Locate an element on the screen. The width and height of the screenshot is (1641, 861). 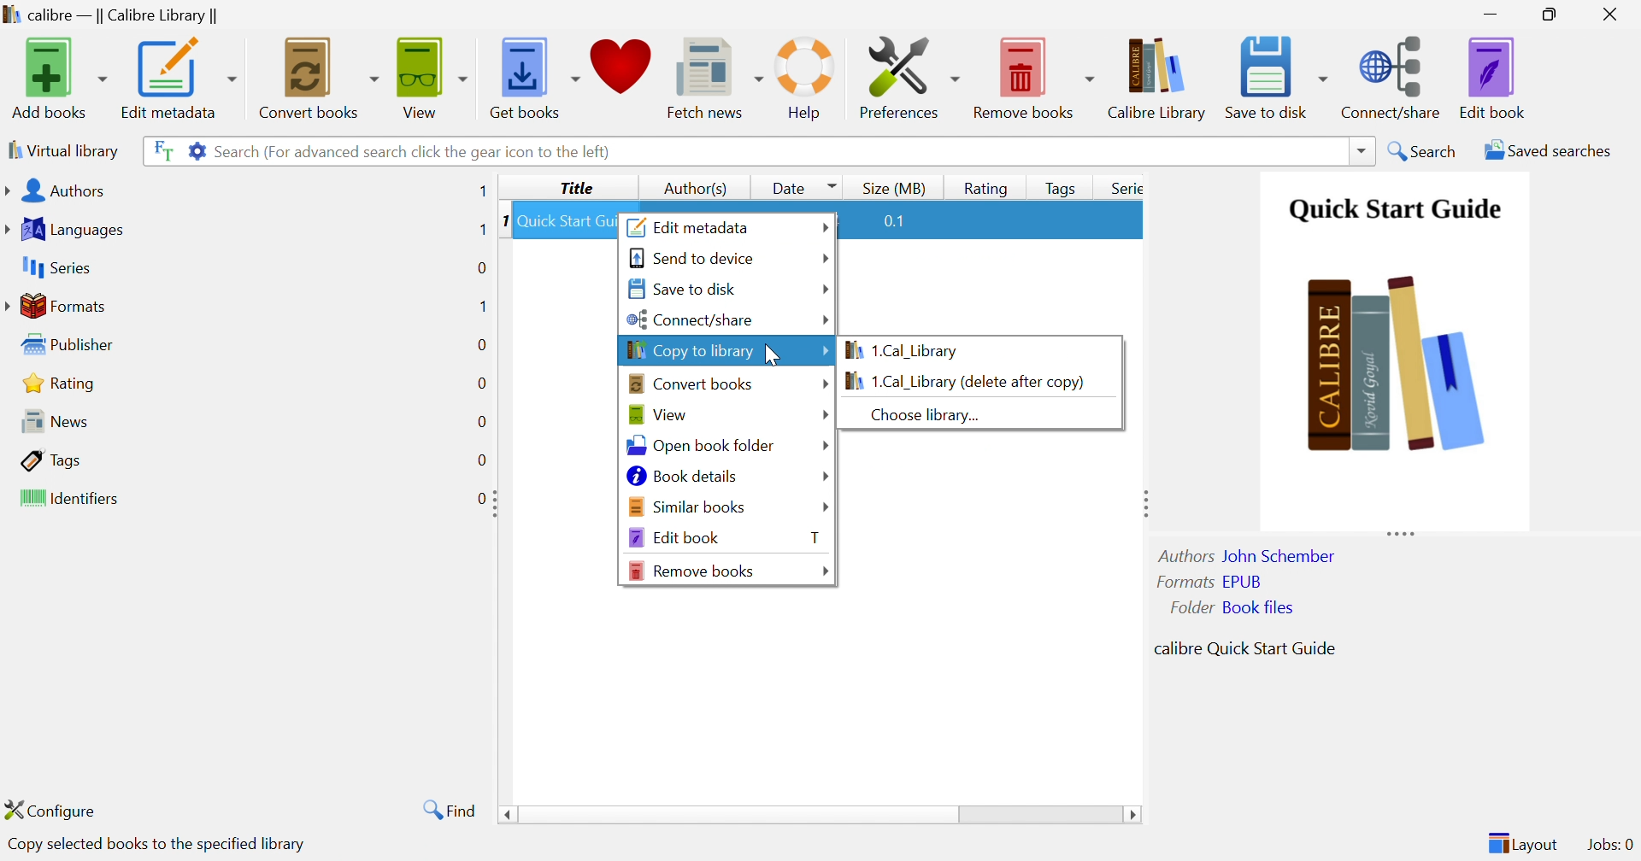
0 is located at coordinates (480, 267).